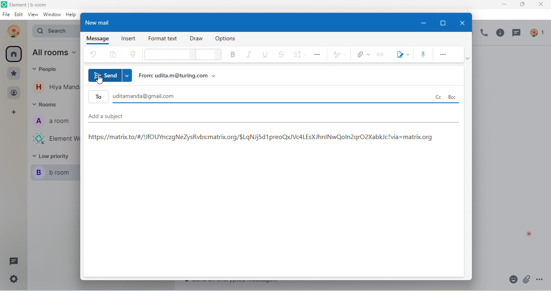 The width and height of the screenshot is (551, 291). I want to click on clone, so click(133, 56).